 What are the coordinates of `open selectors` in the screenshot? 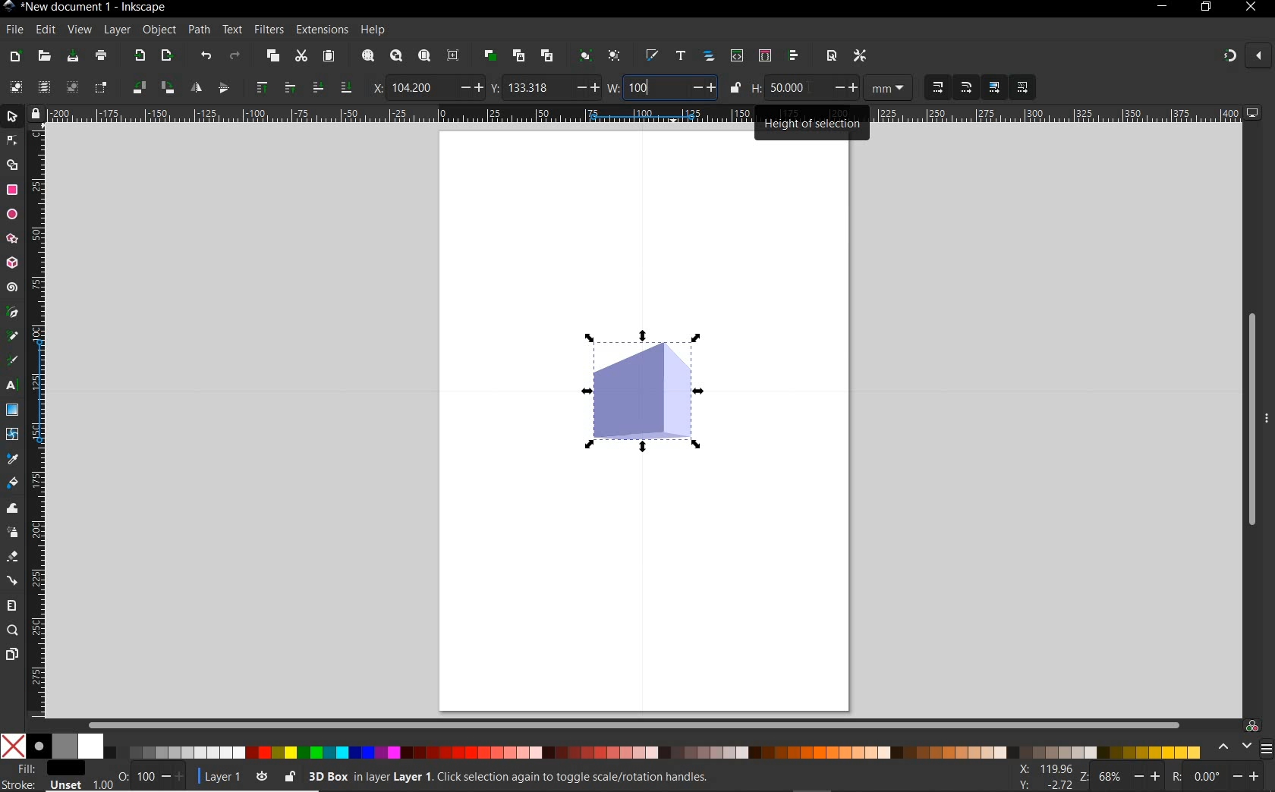 It's located at (764, 55).